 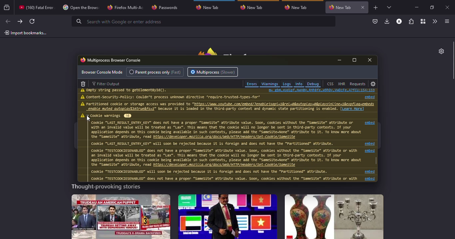 I want to click on save to pocket, so click(x=374, y=21).